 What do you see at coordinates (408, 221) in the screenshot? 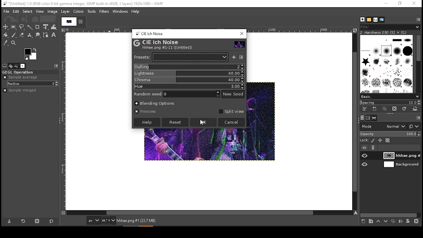
I see `add a mask` at bounding box center [408, 221].